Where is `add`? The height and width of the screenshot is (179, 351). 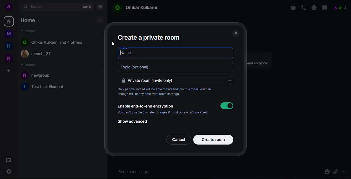 add is located at coordinates (102, 65).